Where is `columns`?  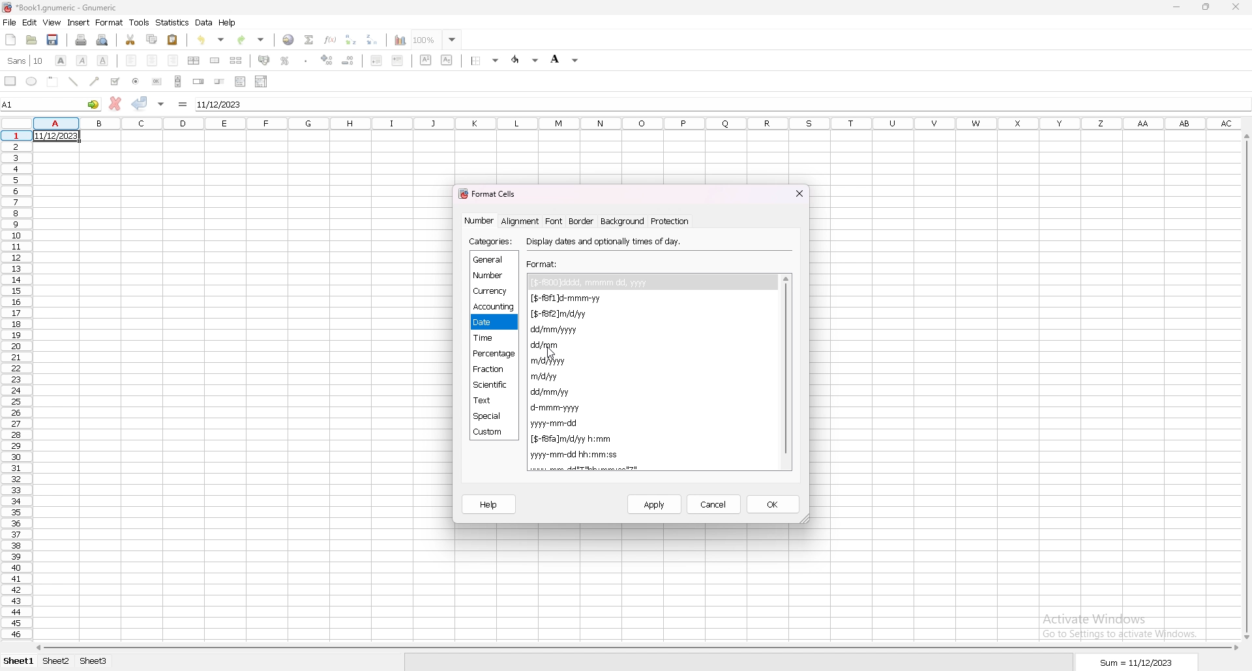 columns is located at coordinates (639, 122).